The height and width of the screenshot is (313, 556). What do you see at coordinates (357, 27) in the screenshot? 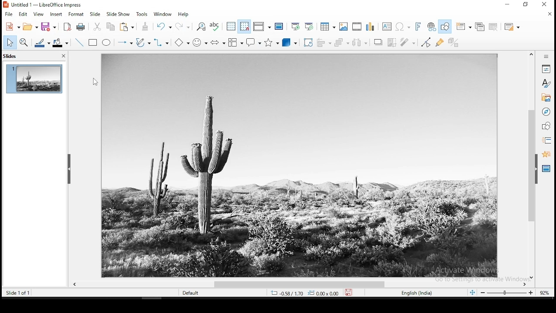
I see `insert audio and video` at bounding box center [357, 27].